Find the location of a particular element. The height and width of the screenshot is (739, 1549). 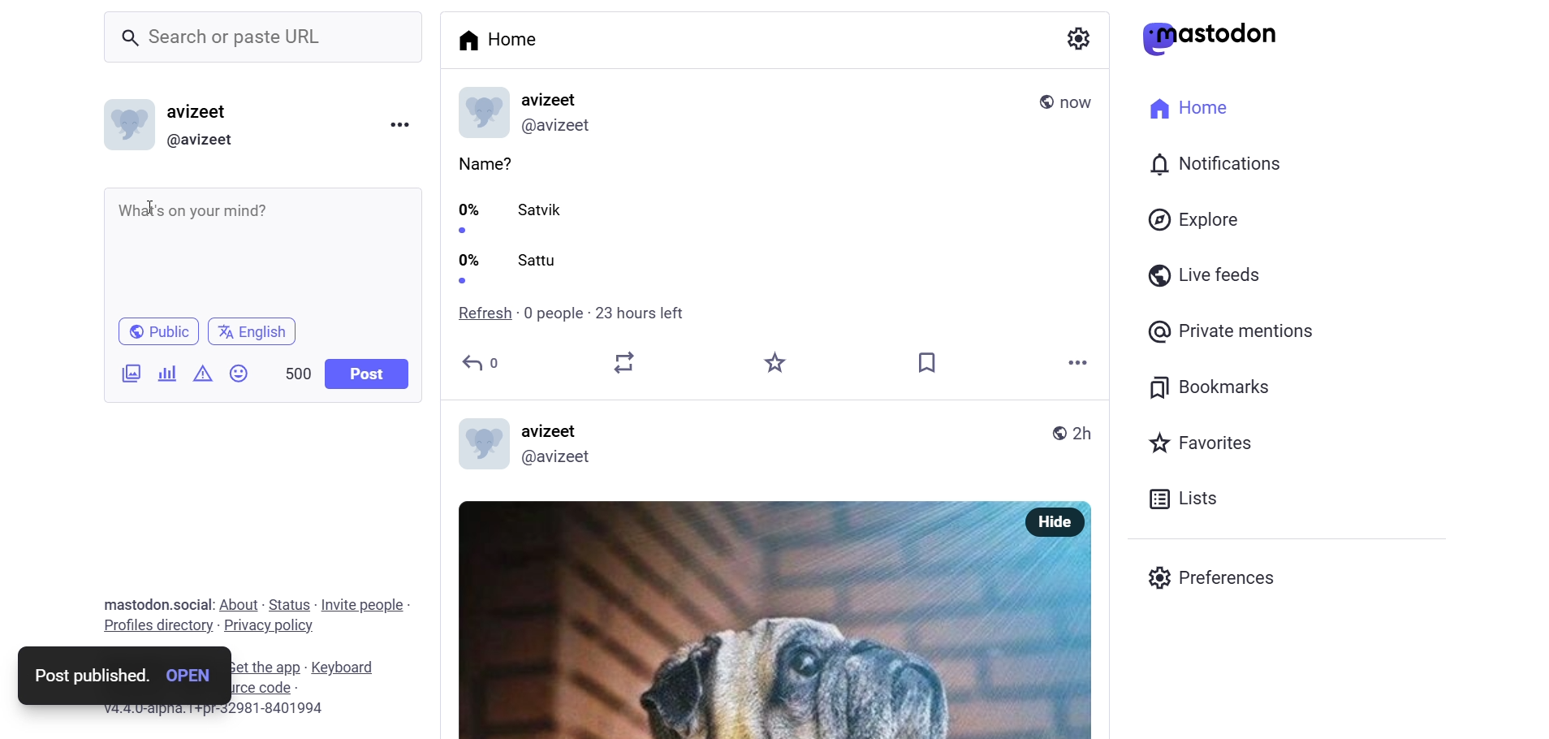

public is located at coordinates (158, 331).